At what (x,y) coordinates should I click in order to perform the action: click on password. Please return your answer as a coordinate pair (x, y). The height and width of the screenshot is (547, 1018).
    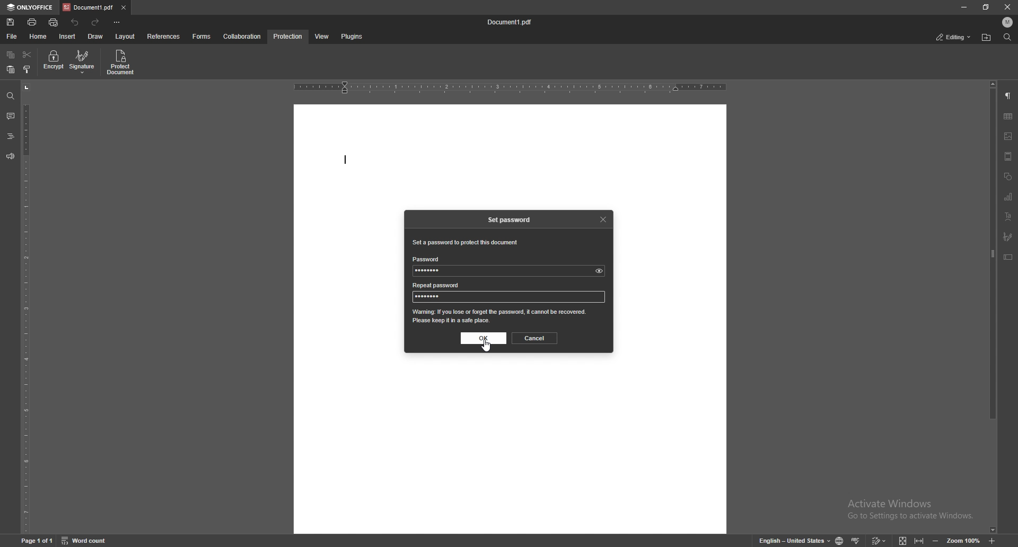
    Looking at the image, I should click on (427, 258).